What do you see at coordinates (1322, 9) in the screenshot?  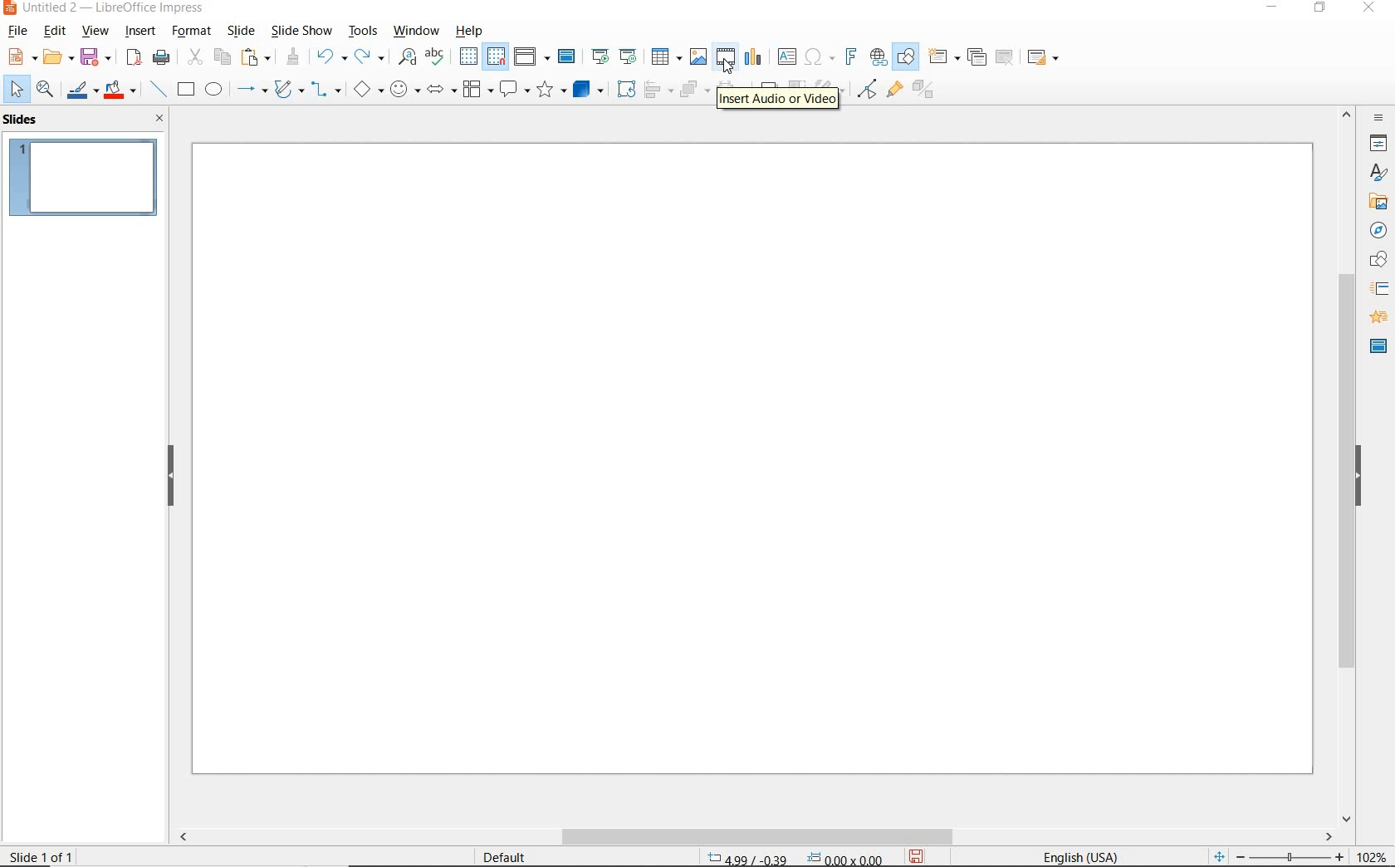 I see `RESTORE DOWN` at bounding box center [1322, 9].